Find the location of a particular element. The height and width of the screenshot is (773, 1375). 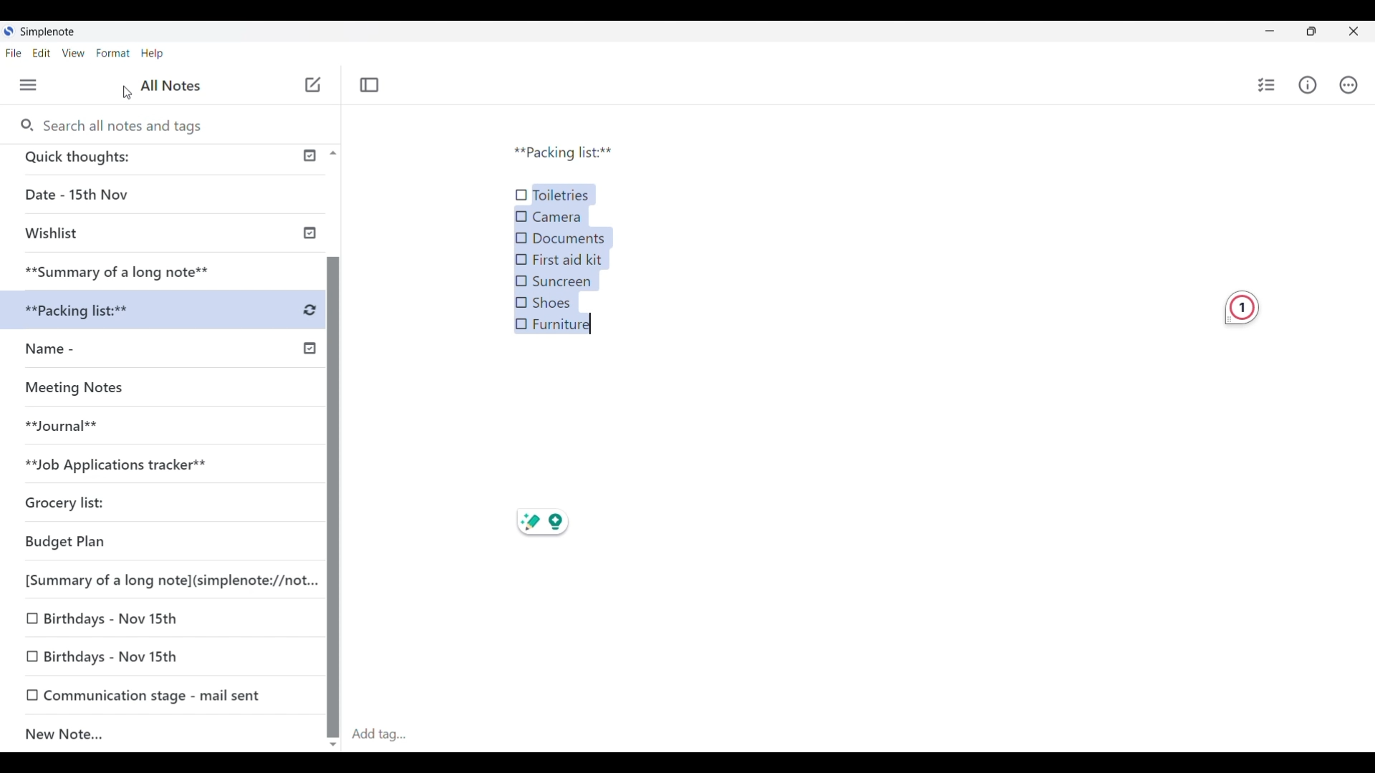

View menu is located at coordinates (74, 53).